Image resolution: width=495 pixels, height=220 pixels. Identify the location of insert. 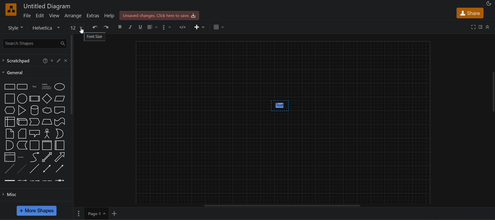
(200, 27).